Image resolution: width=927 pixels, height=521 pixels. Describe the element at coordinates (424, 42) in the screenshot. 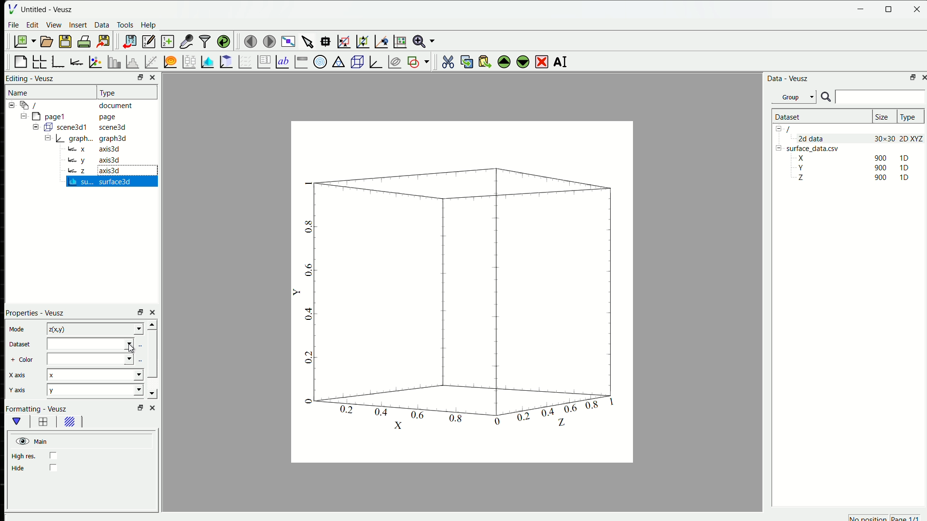

I see `zoom functions menu` at that location.